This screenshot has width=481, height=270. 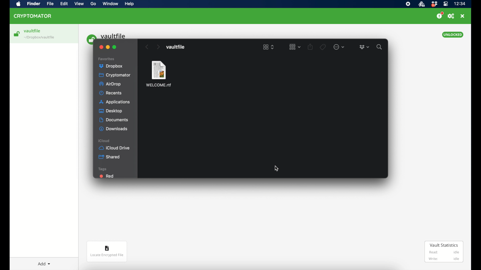 I want to click on close, so click(x=101, y=47).